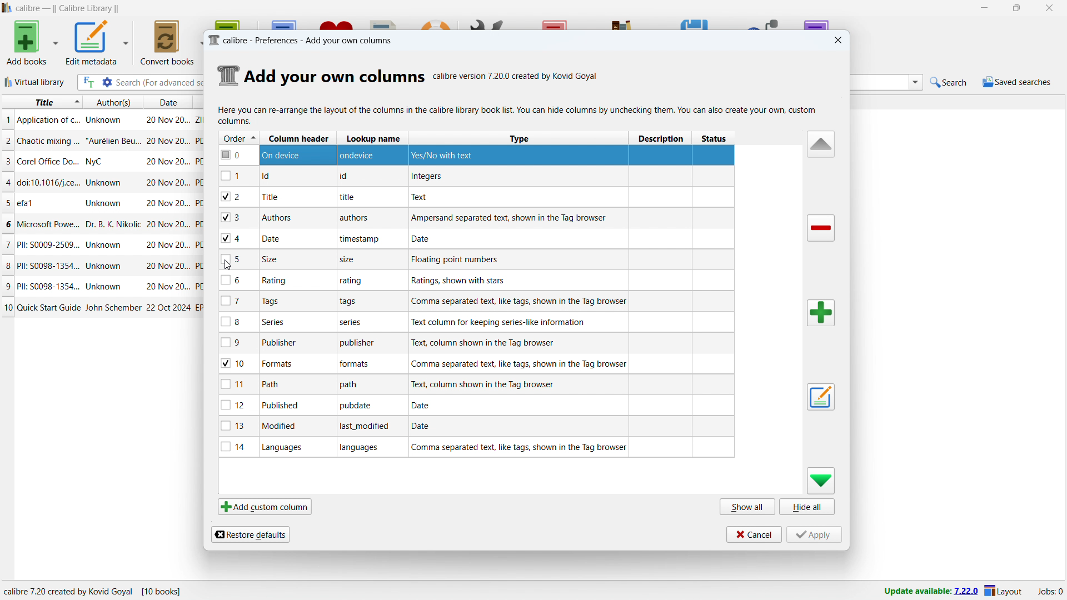 Image resolution: width=1067 pixels, height=600 pixels. Describe the element at coordinates (275, 383) in the screenshot. I see `path` at that location.